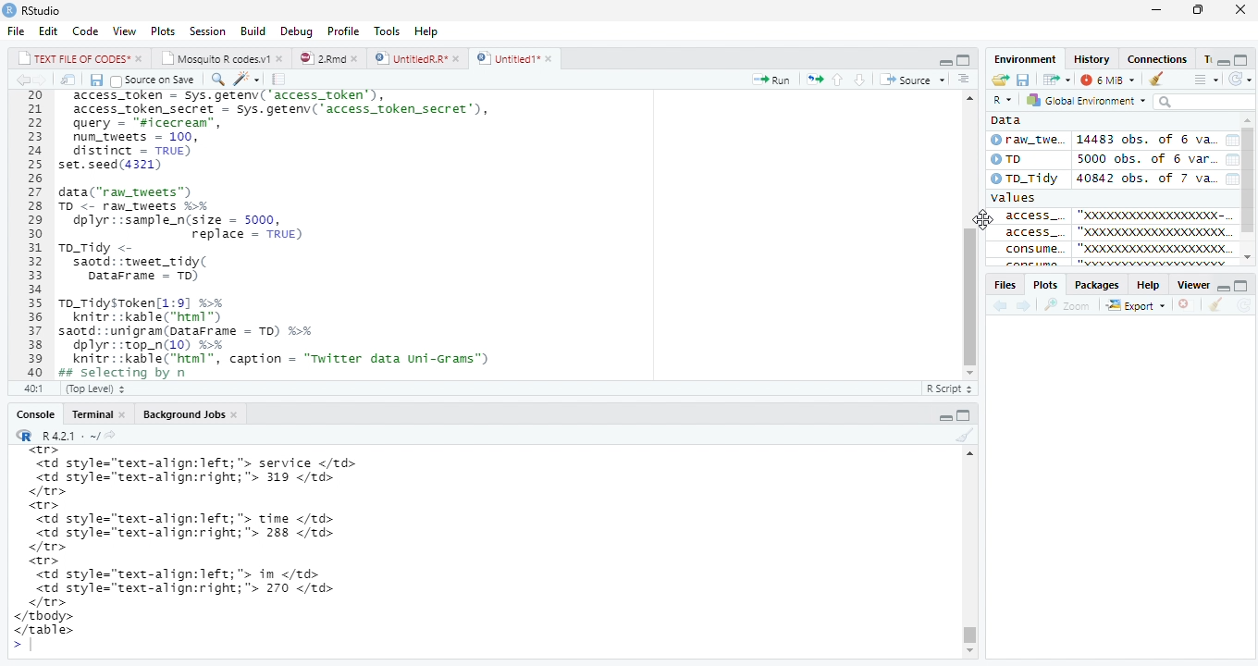 The image size is (1258, 666). I want to click on Files., so click(1004, 284).